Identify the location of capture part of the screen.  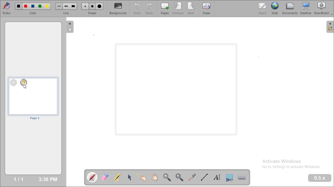
(229, 177).